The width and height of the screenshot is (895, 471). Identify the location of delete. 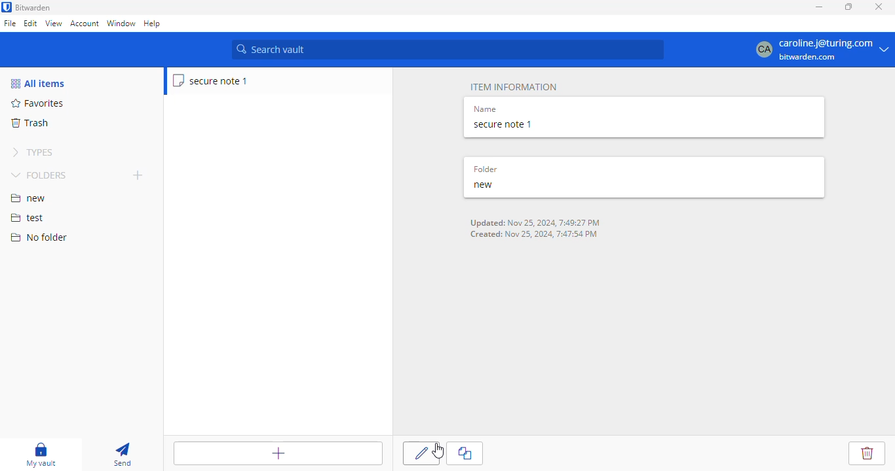
(867, 453).